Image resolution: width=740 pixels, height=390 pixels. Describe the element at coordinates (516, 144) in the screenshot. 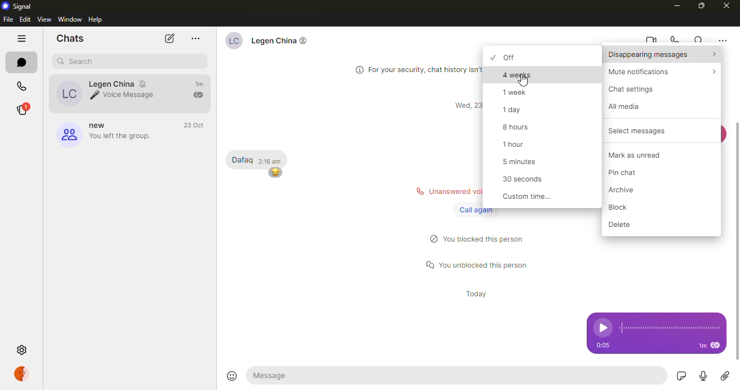

I see `1 hour` at that location.